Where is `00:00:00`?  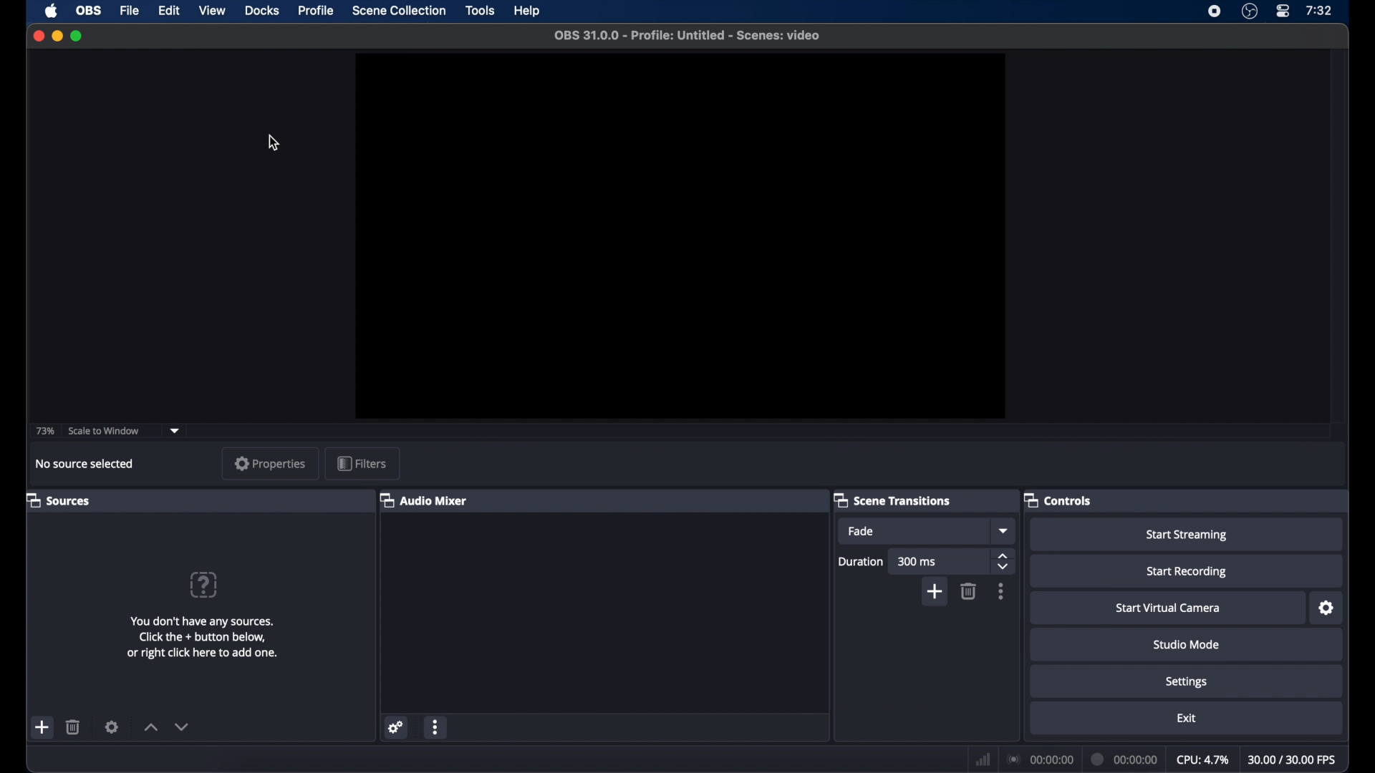
00:00:00 is located at coordinates (1125, 758).